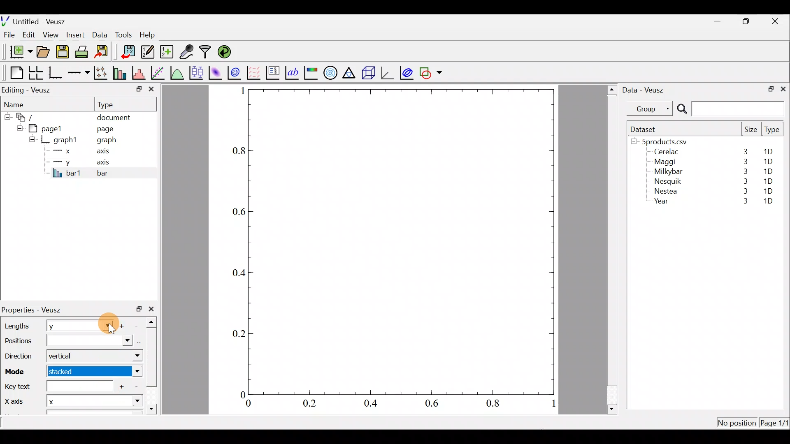 The height and width of the screenshot is (444, 790). Describe the element at coordinates (151, 91) in the screenshot. I see `close` at that location.